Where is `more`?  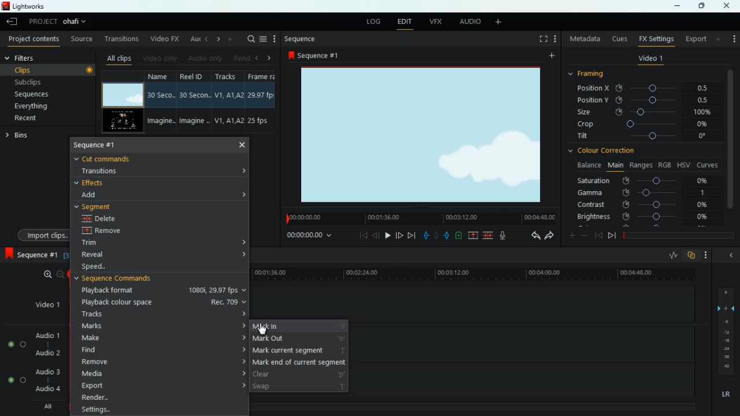 more is located at coordinates (572, 235).